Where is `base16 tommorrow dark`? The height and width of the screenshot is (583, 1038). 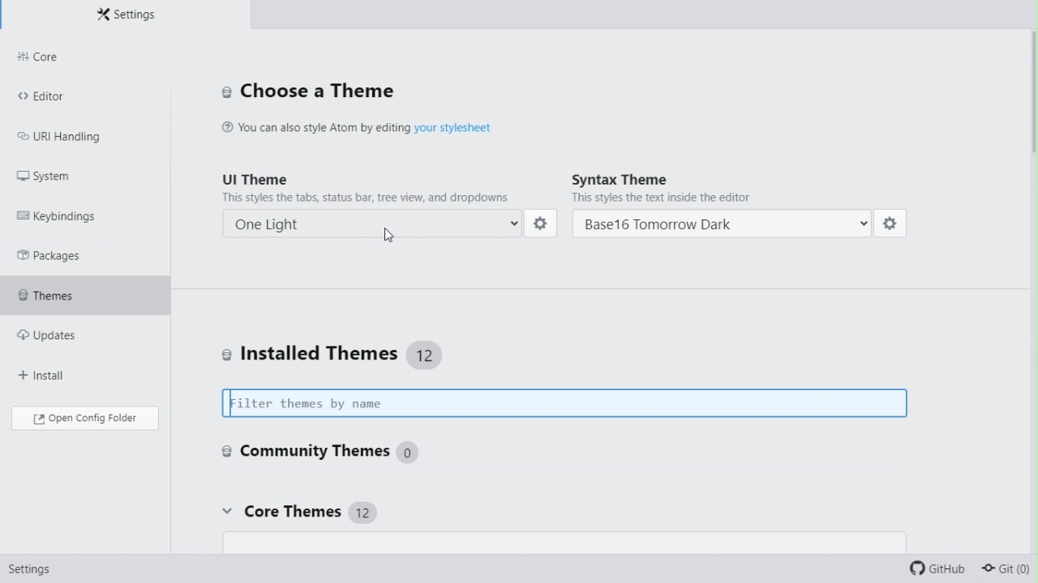 base16 tommorrow dark is located at coordinates (723, 225).